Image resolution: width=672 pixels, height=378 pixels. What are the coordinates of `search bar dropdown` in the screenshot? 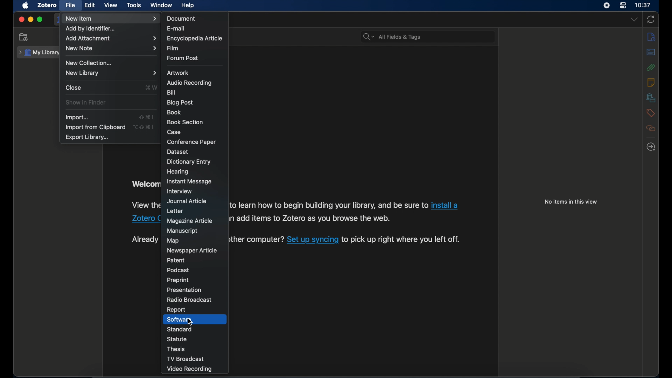 It's located at (367, 36).